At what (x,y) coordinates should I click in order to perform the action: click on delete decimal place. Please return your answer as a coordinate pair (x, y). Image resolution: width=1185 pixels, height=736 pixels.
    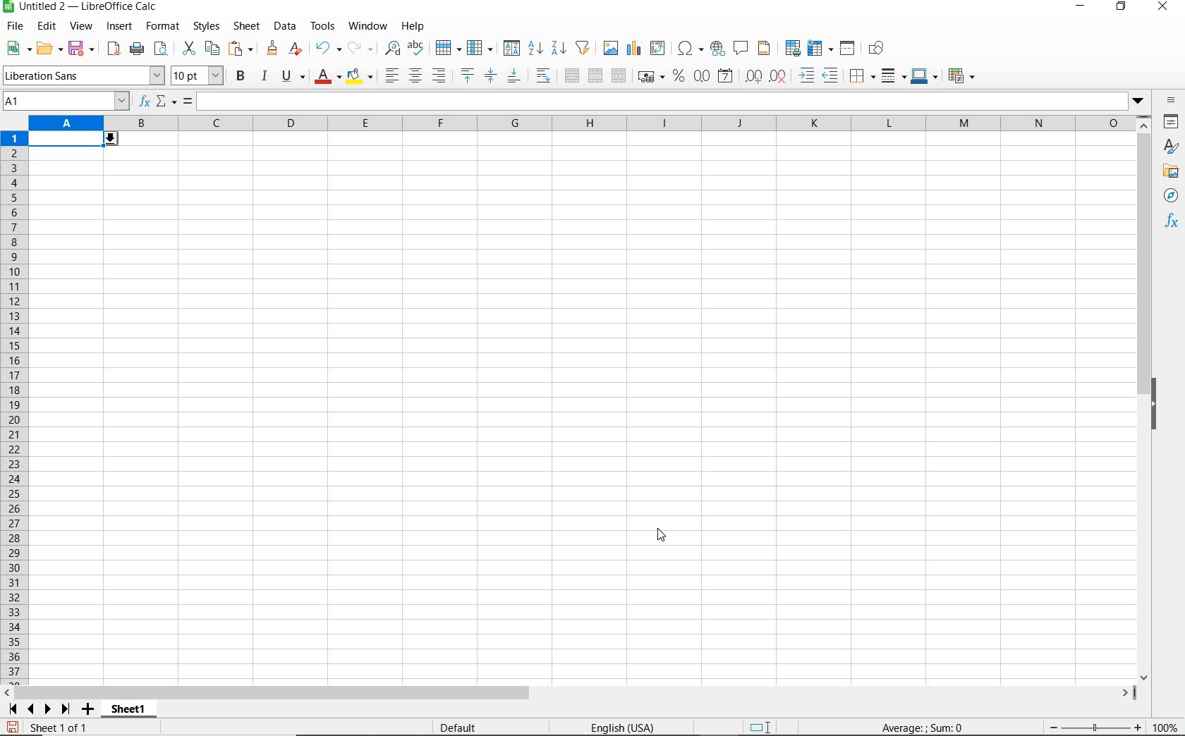
    Looking at the image, I should click on (779, 75).